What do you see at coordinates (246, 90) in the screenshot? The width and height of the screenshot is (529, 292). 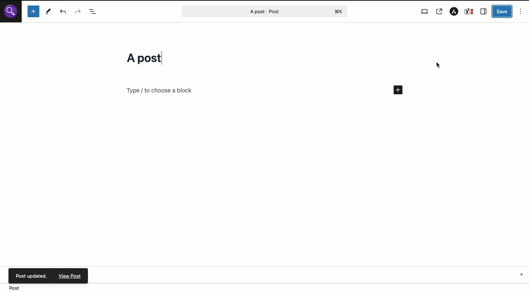 I see `Add block` at bounding box center [246, 90].